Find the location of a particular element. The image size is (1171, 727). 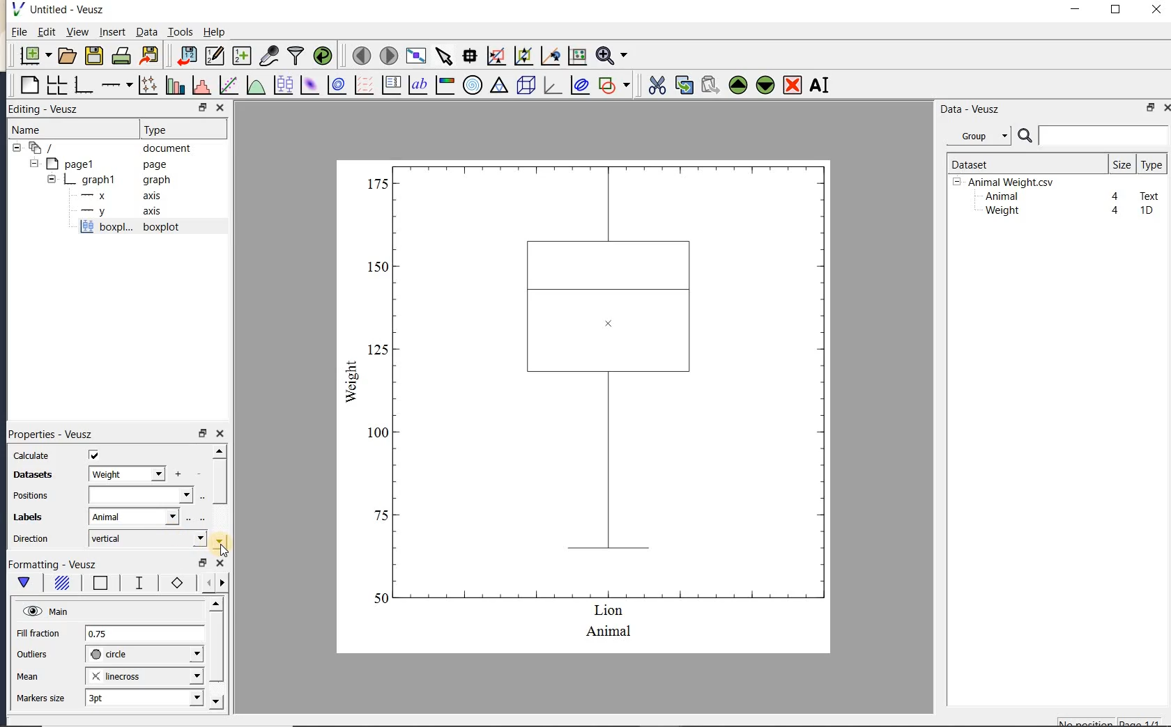

click to zoom out of graph axes is located at coordinates (524, 55).